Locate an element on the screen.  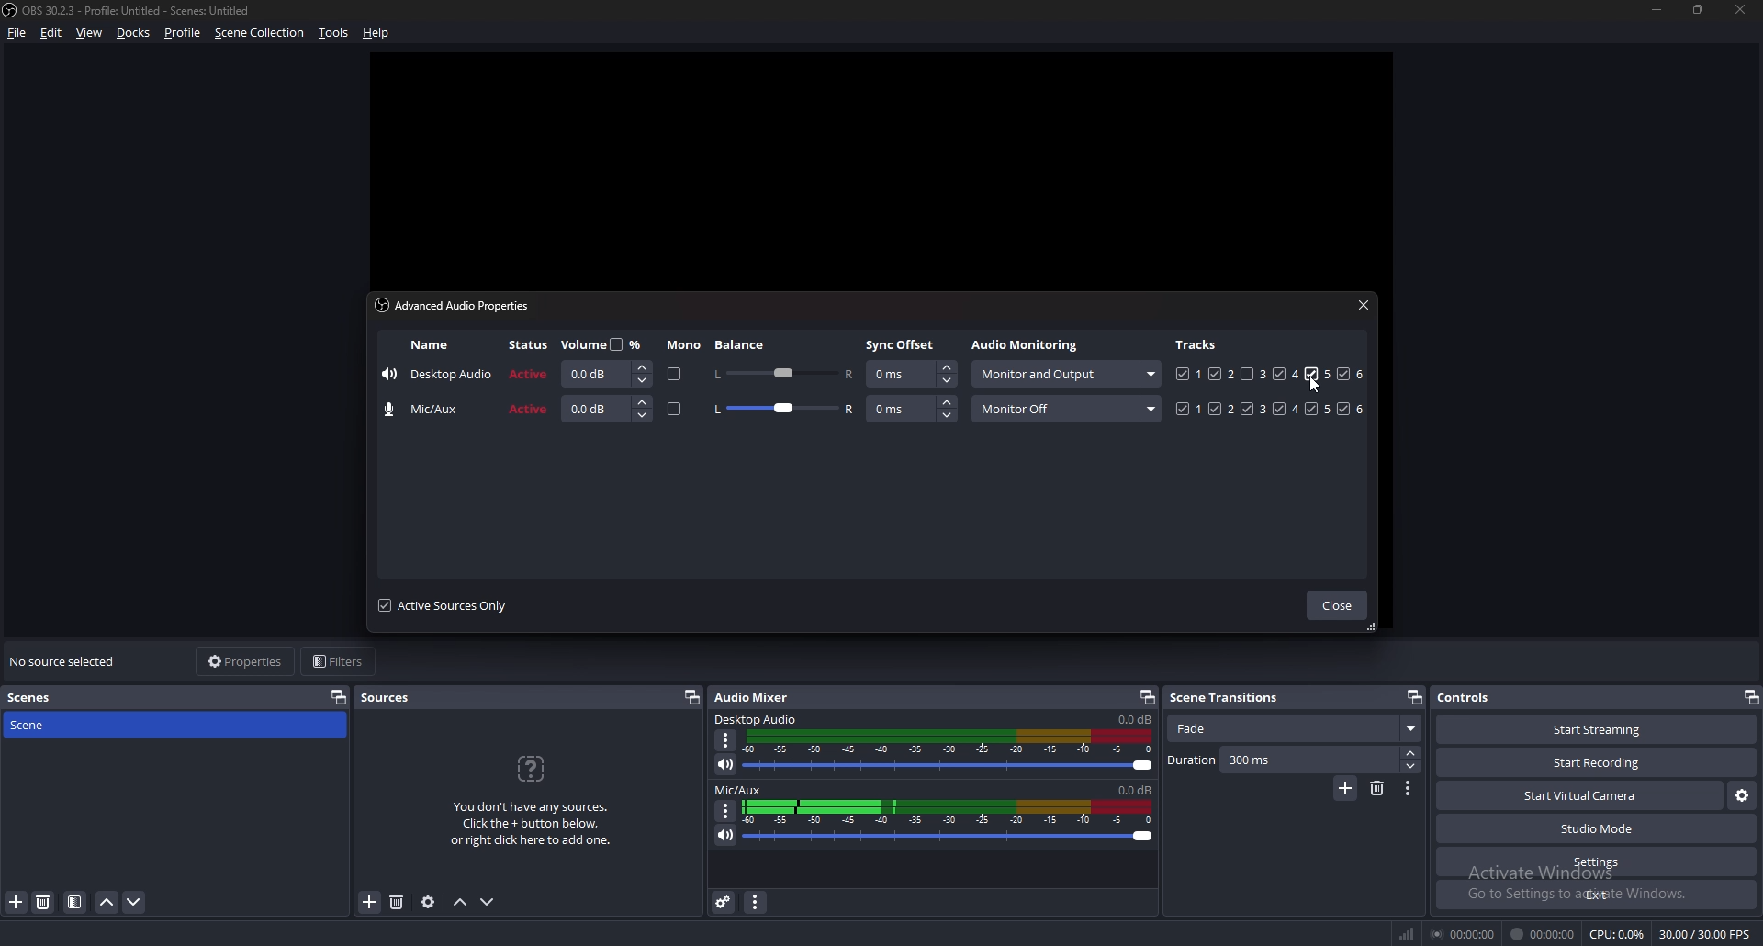
pop out is located at coordinates (1147, 696).